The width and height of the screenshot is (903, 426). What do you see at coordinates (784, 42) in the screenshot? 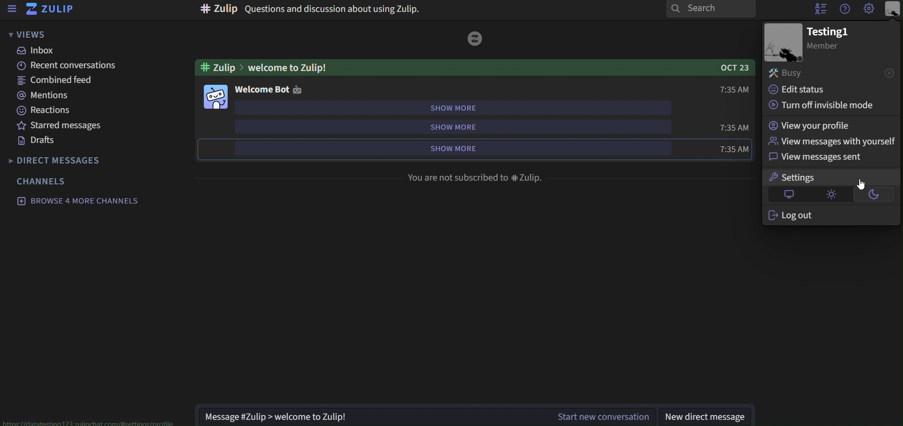
I see `image` at bounding box center [784, 42].